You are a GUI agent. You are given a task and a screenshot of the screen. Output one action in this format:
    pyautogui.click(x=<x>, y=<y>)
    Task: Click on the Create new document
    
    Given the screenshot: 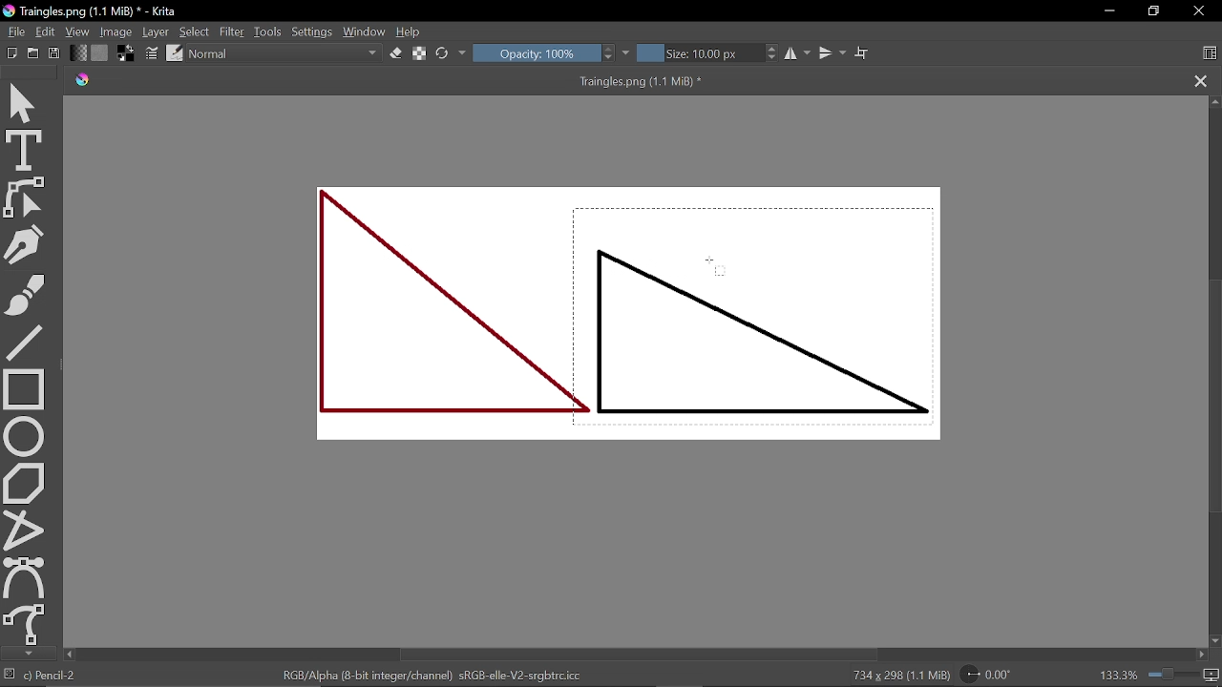 What is the action you would take?
    pyautogui.click(x=13, y=52)
    